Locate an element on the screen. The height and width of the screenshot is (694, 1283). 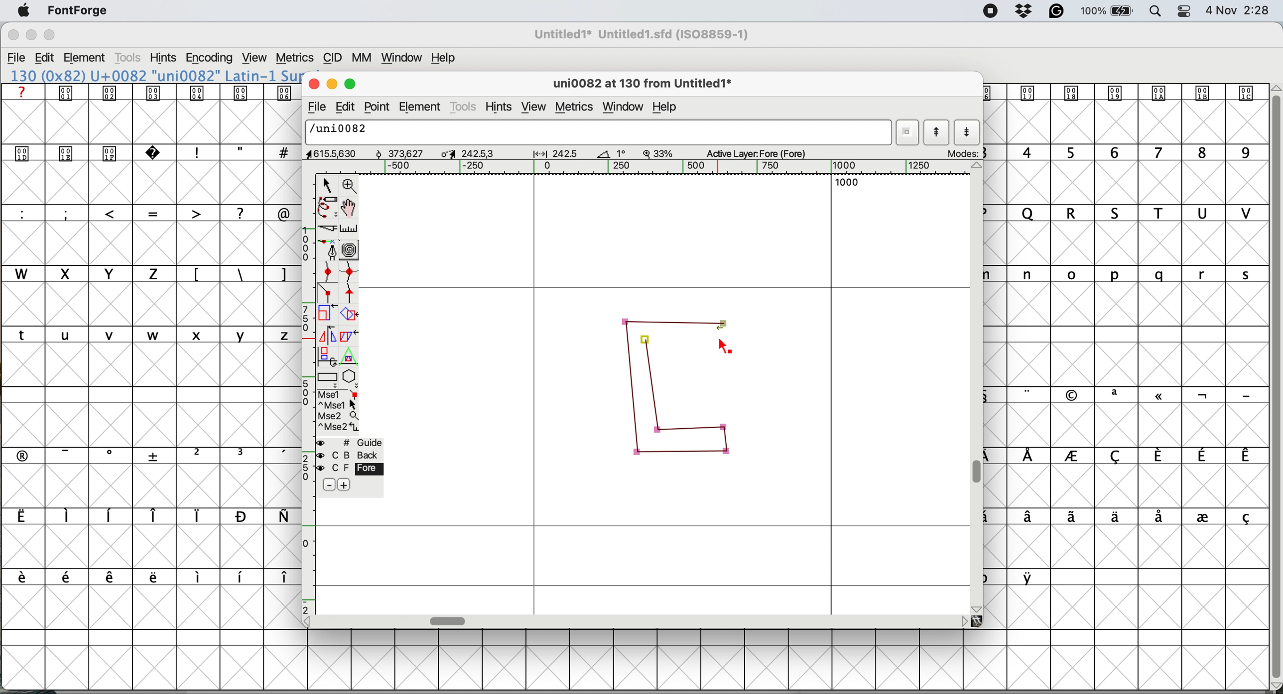
view is located at coordinates (534, 108).